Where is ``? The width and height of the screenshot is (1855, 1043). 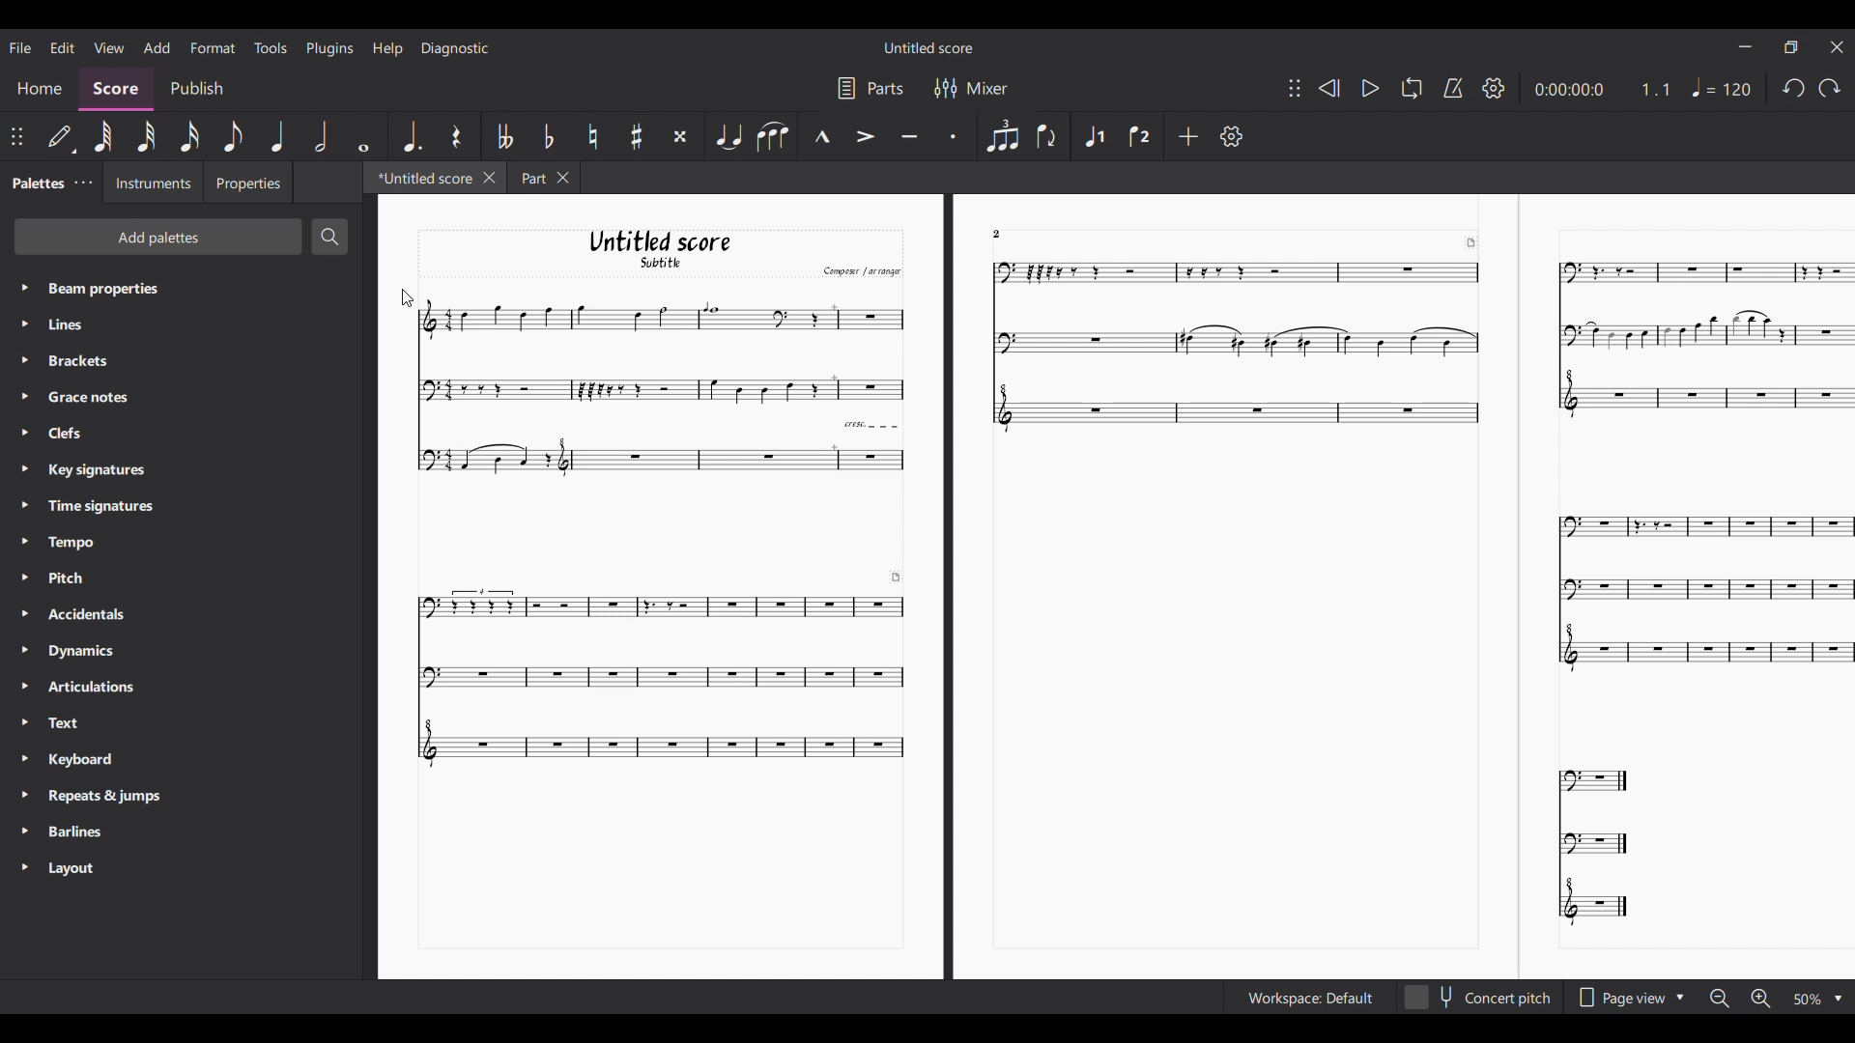
 is located at coordinates (665, 606).